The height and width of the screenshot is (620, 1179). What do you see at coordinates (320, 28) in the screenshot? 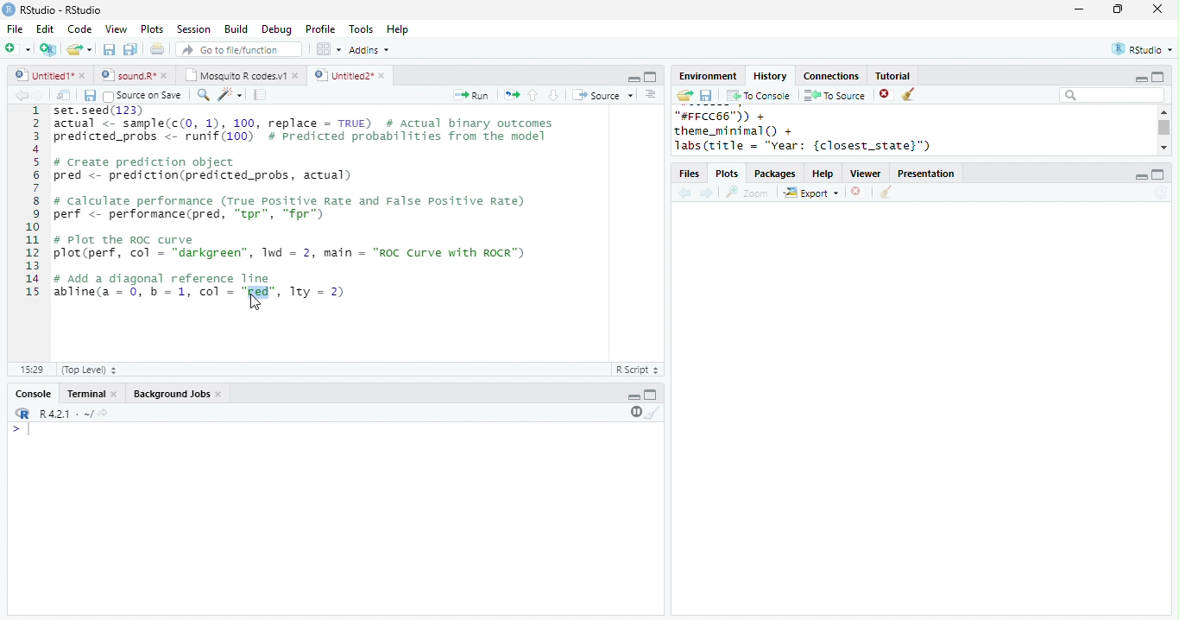
I see `Profile` at bounding box center [320, 28].